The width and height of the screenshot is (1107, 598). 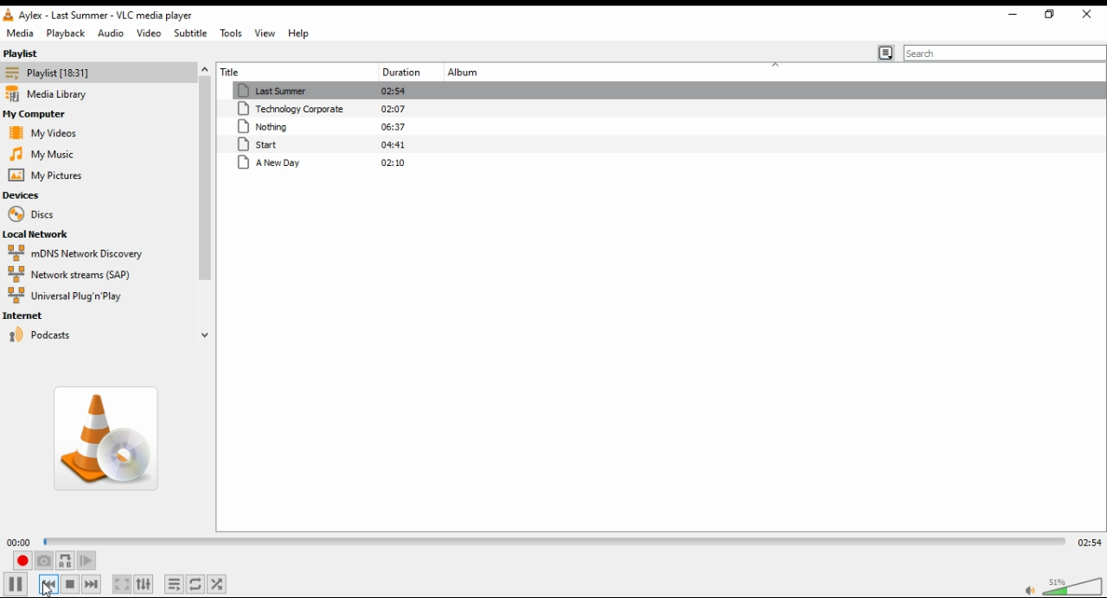 What do you see at coordinates (1050, 14) in the screenshot?
I see `restore` at bounding box center [1050, 14].